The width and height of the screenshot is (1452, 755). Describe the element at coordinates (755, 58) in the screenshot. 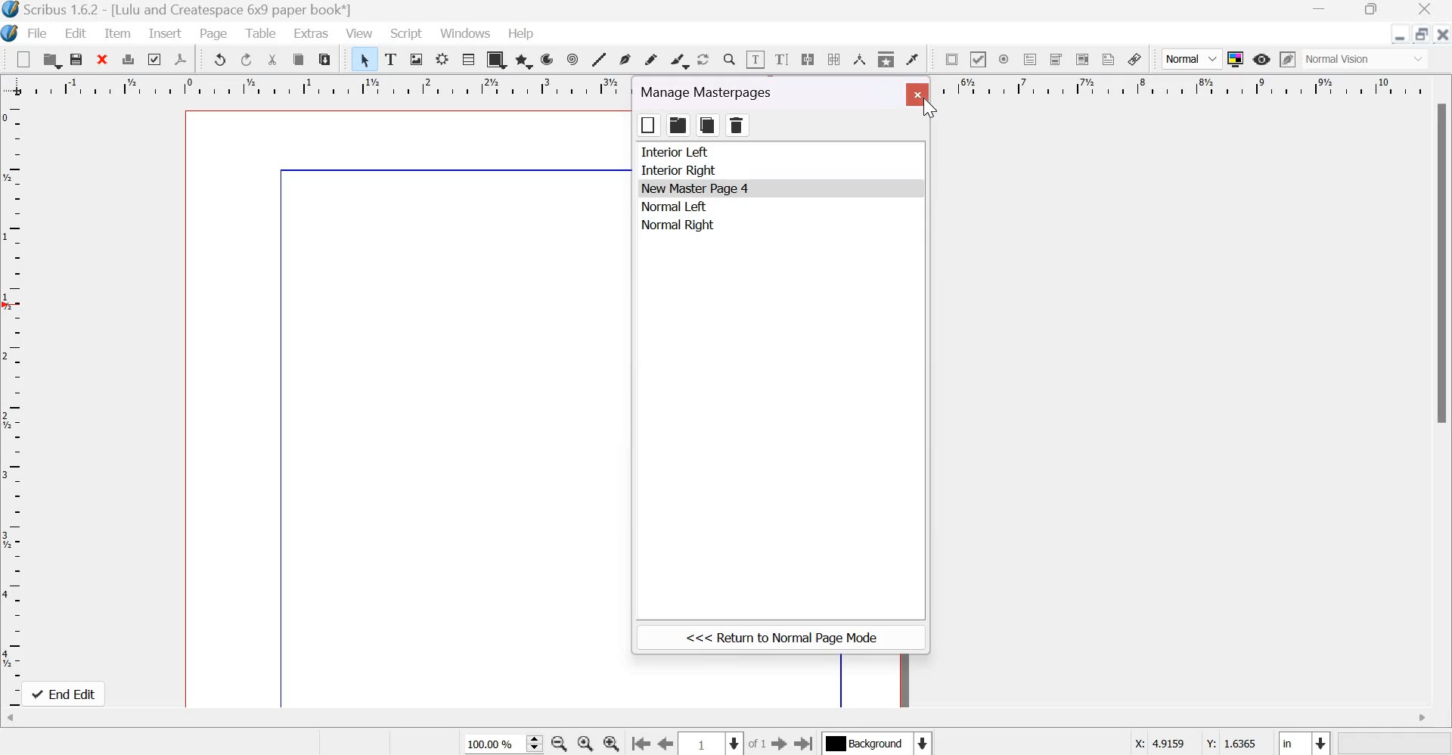

I see `Edit contents of frame` at that location.